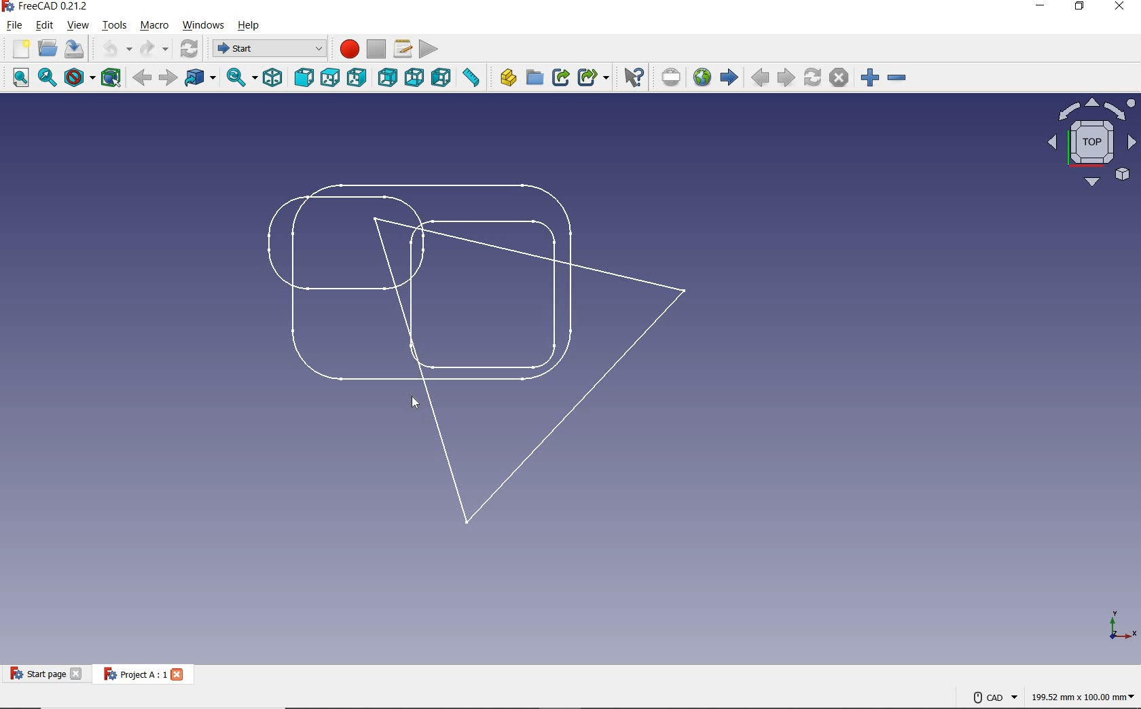  What do you see at coordinates (429, 48) in the screenshot?
I see `EXECUTE MACRO` at bounding box center [429, 48].